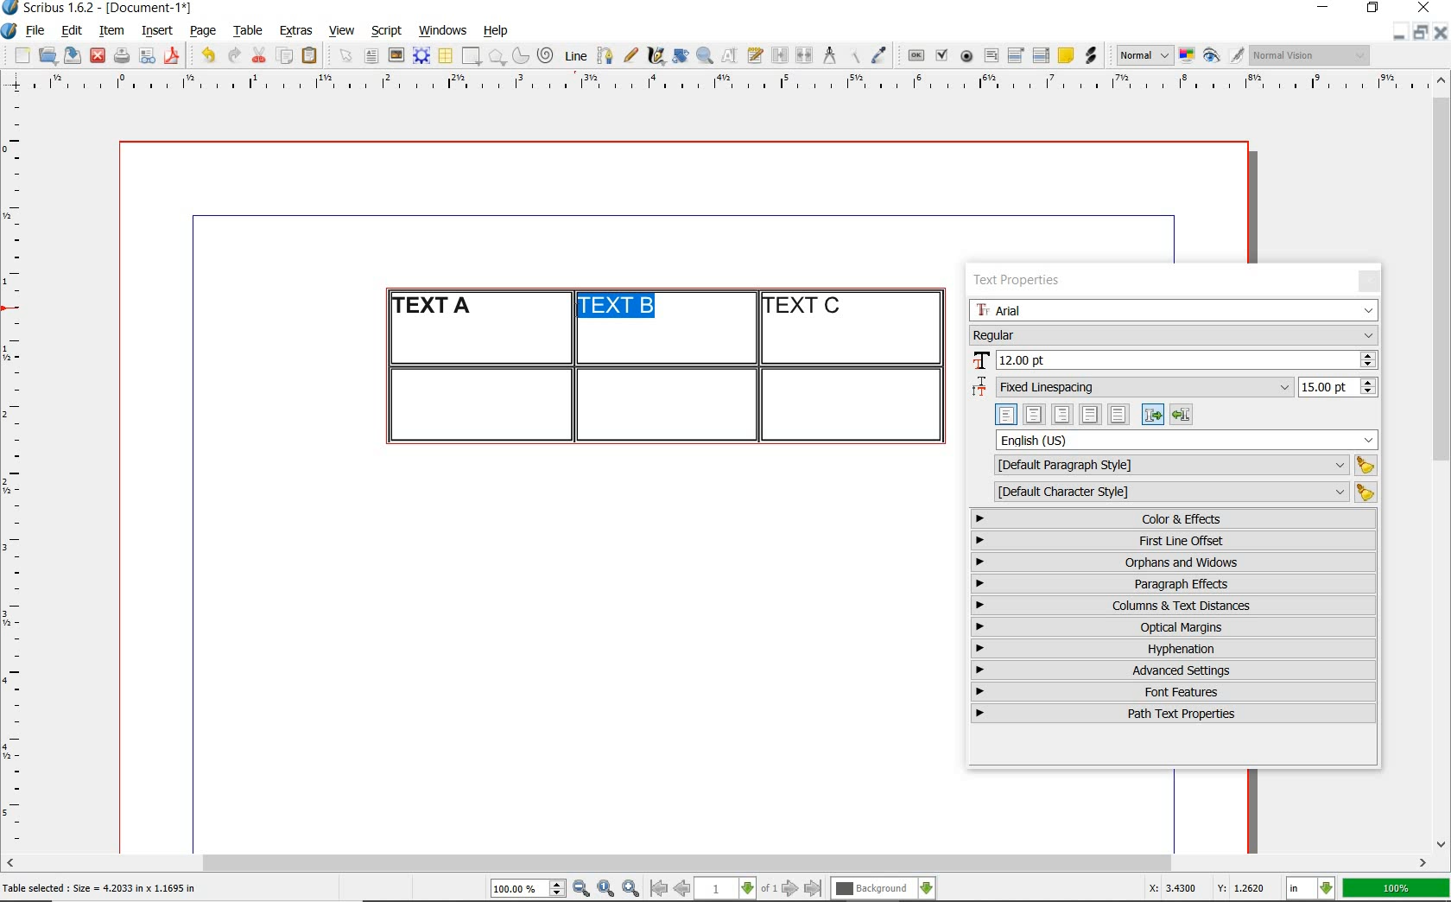 The image size is (1451, 902). What do you see at coordinates (853, 55) in the screenshot?
I see `copy item properties` at bounding box center [853, 55].